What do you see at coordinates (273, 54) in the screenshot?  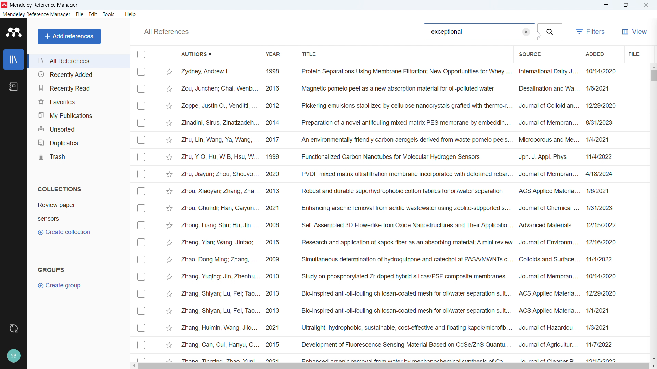 I see `Sort by year ` at bounding box center [273, 54].